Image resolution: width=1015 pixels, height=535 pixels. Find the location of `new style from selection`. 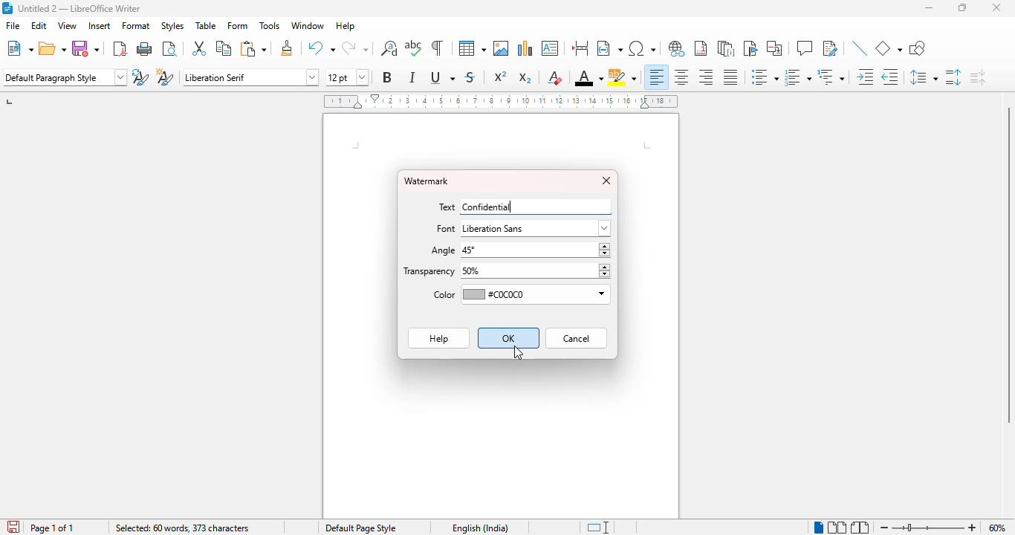

new style from selection is located at coordinates (163, 77).